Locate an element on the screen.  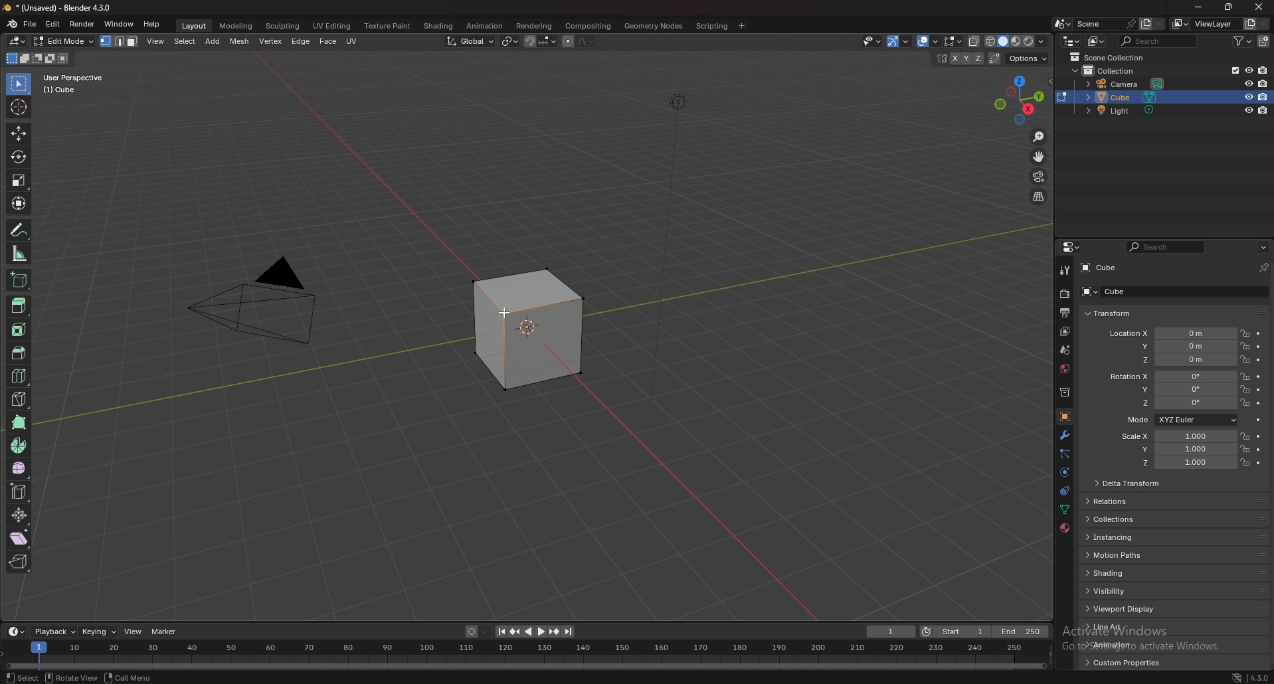
auto keying is located at coordinates (476, 632).